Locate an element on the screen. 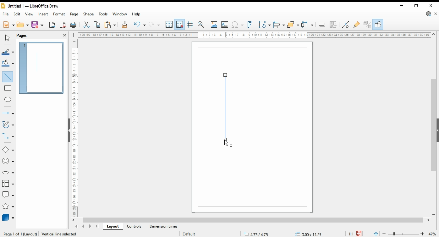  cursor is located at coordinates (226, 143).